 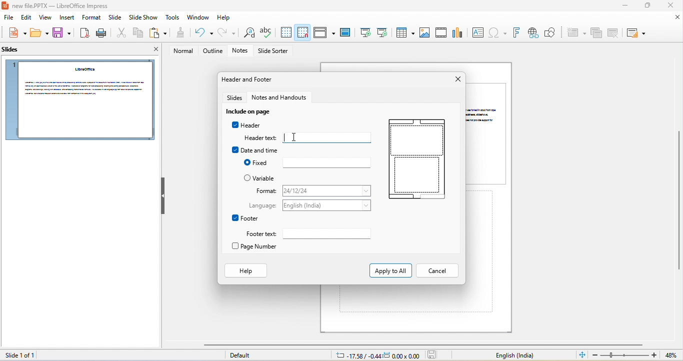 I want to click on audio/video, so click(x=442, y=32).